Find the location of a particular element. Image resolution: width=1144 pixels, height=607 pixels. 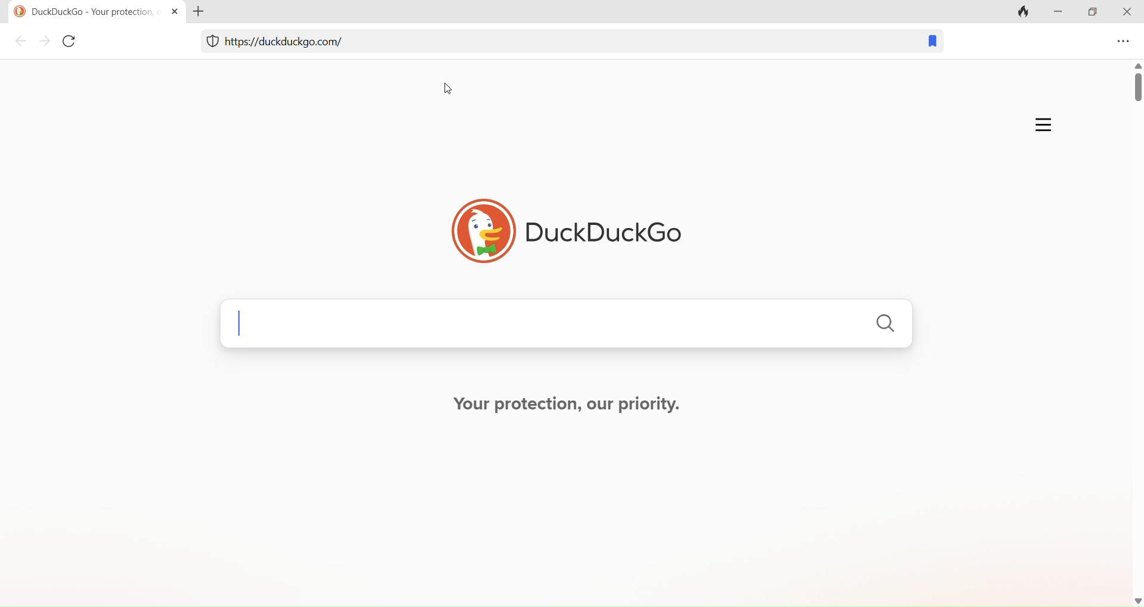

© DuckDuckGo - Your protection is located at coordinates (82, 12).